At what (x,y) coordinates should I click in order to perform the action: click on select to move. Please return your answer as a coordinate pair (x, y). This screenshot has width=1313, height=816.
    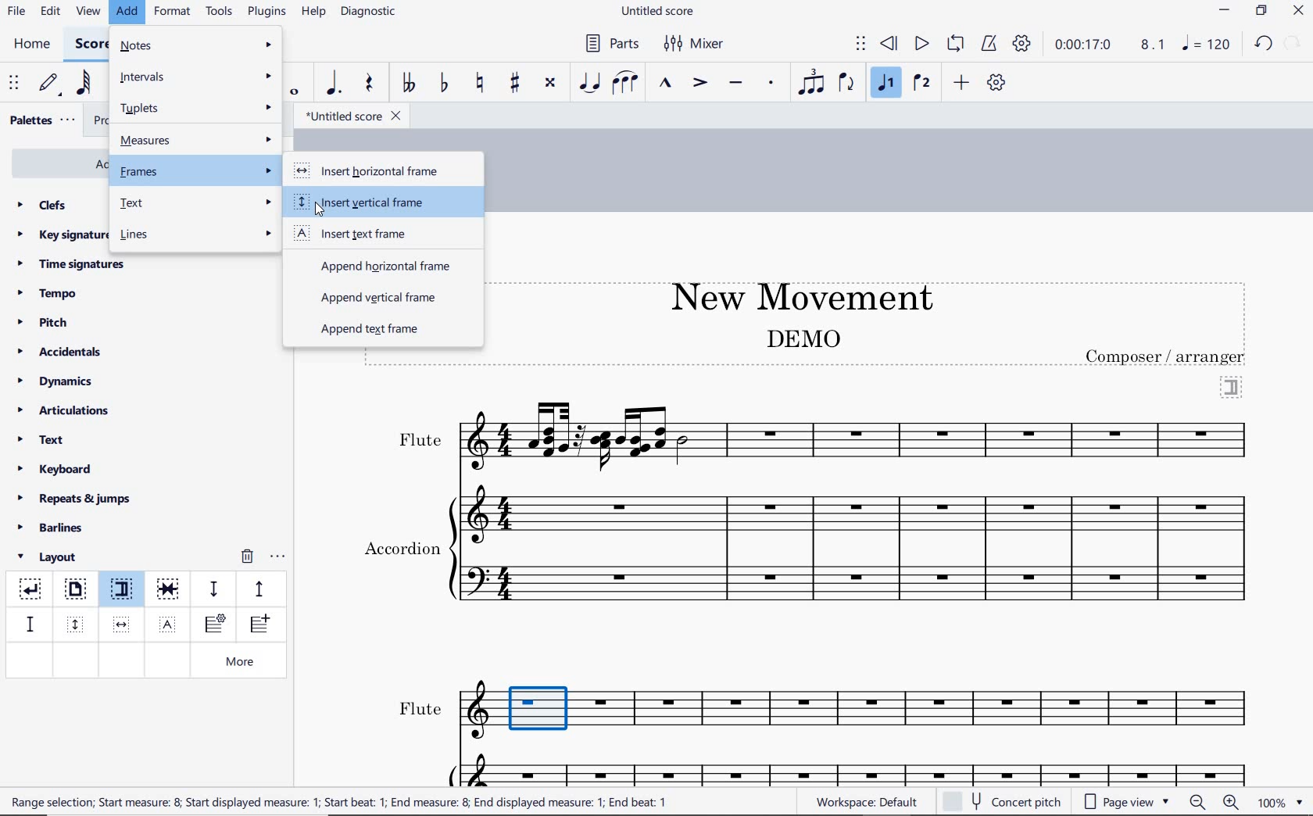
    Looking at the image, I should click on (16, 84).